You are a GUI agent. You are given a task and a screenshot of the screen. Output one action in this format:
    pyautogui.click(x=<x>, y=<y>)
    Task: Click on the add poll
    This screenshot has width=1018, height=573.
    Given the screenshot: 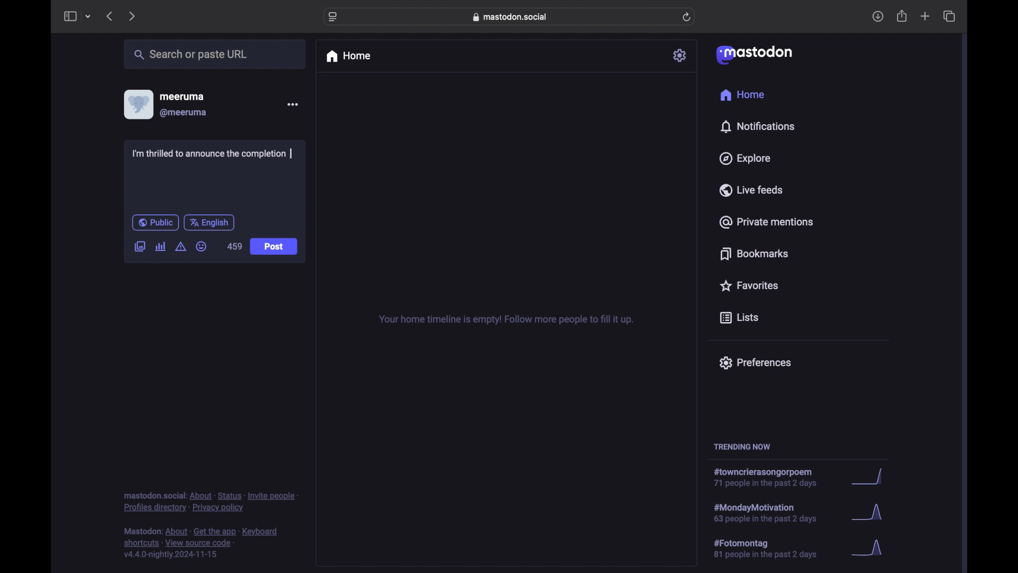 What is the action you would take?
    pyautogui.click(x=161, y=247)
    